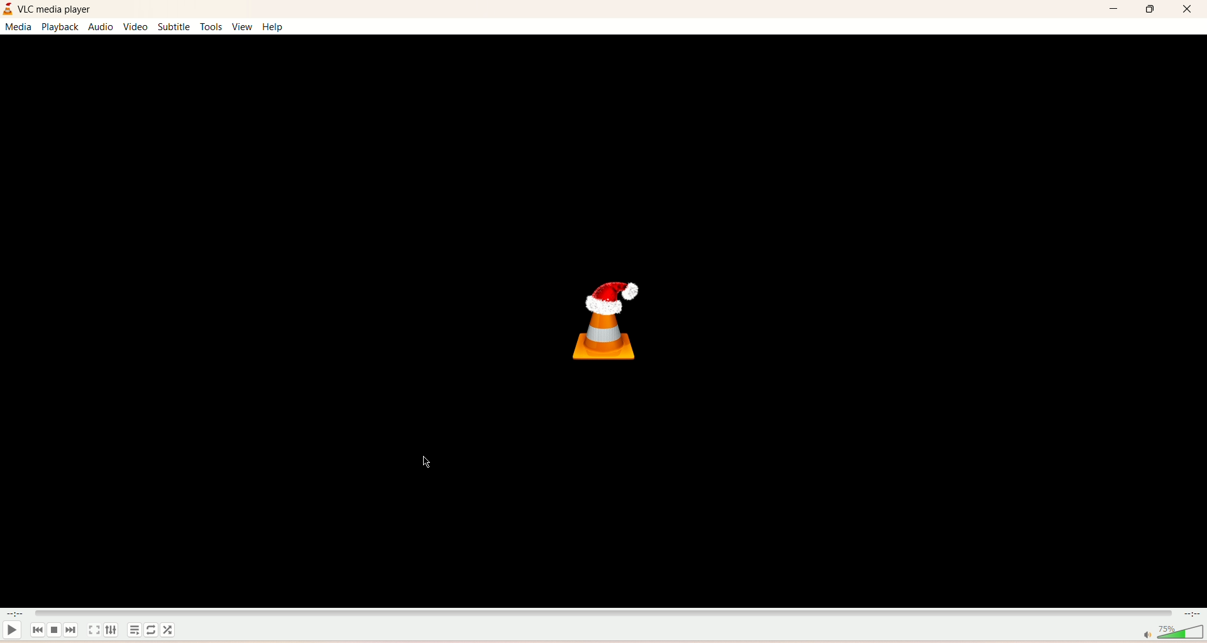  Describe the element at coordinates (60, 27) in the screenshot. I see `playback` at that location.